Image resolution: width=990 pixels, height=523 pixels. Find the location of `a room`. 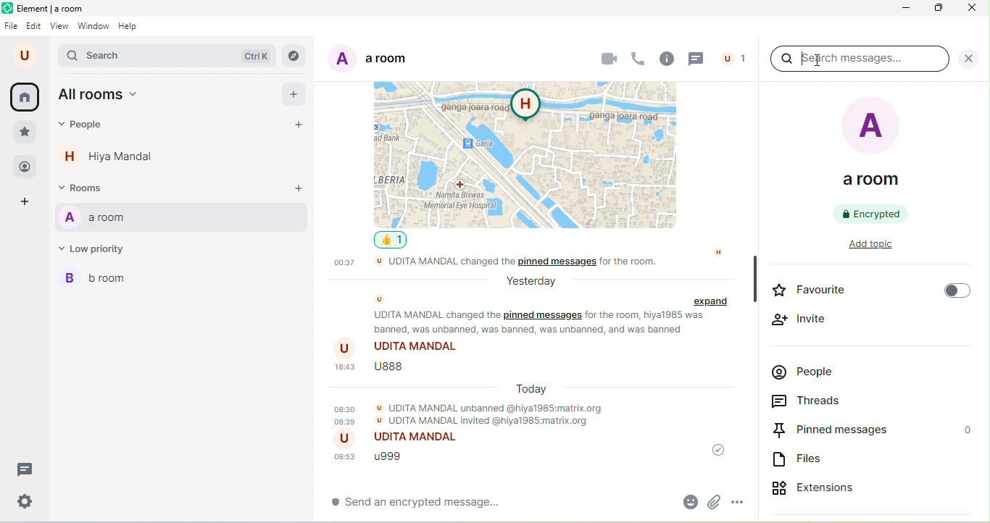

a room is located at coordinates (368, 62).